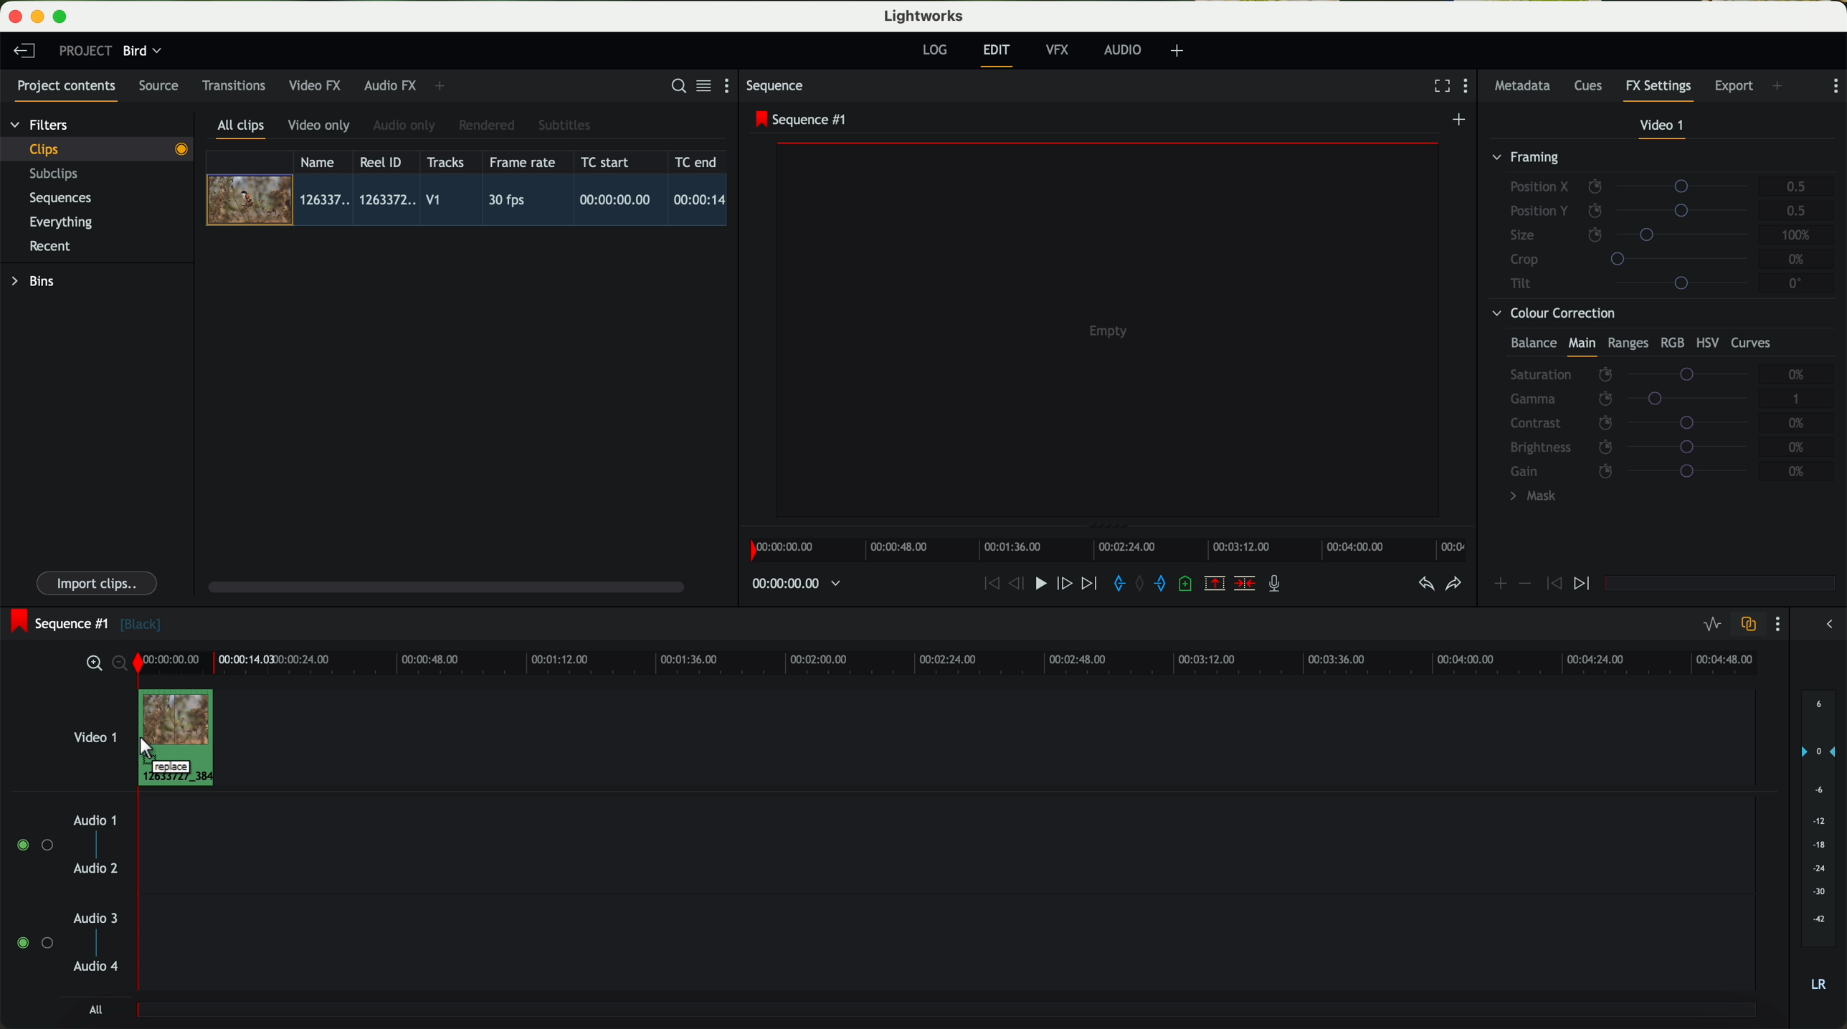 The width and height of the screenshot is (1847, 1029). I want to click on 0%, so click(1798, 260).